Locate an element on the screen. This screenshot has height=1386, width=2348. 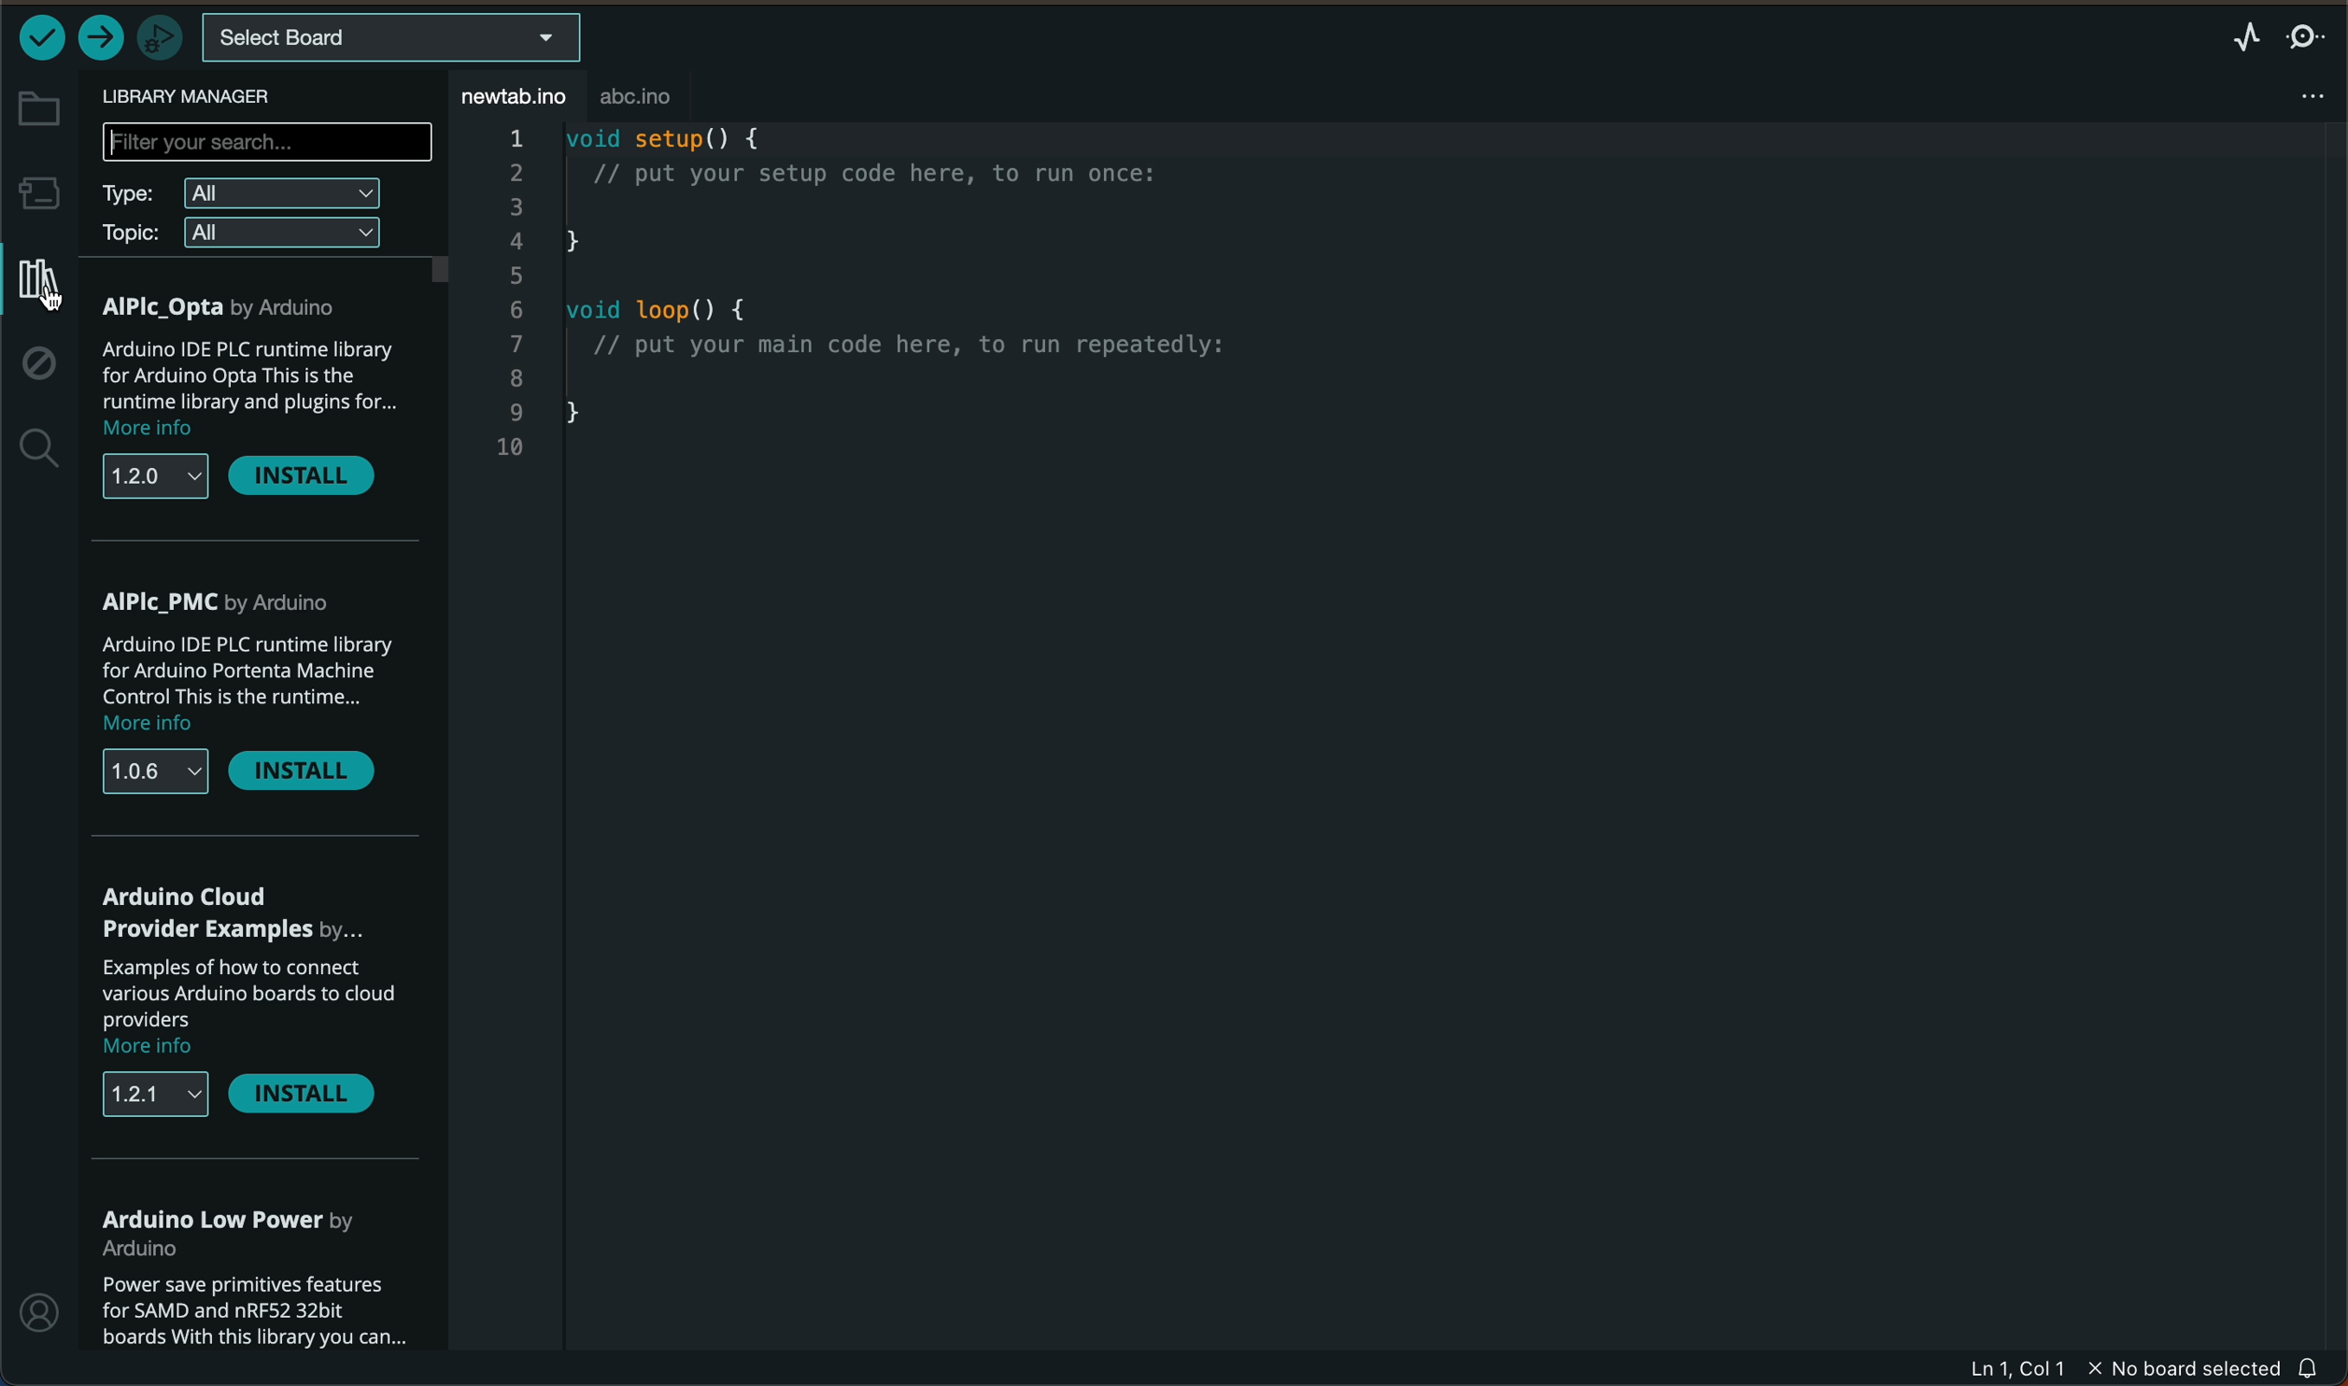
topic filter is located at coordinates (248, 234).